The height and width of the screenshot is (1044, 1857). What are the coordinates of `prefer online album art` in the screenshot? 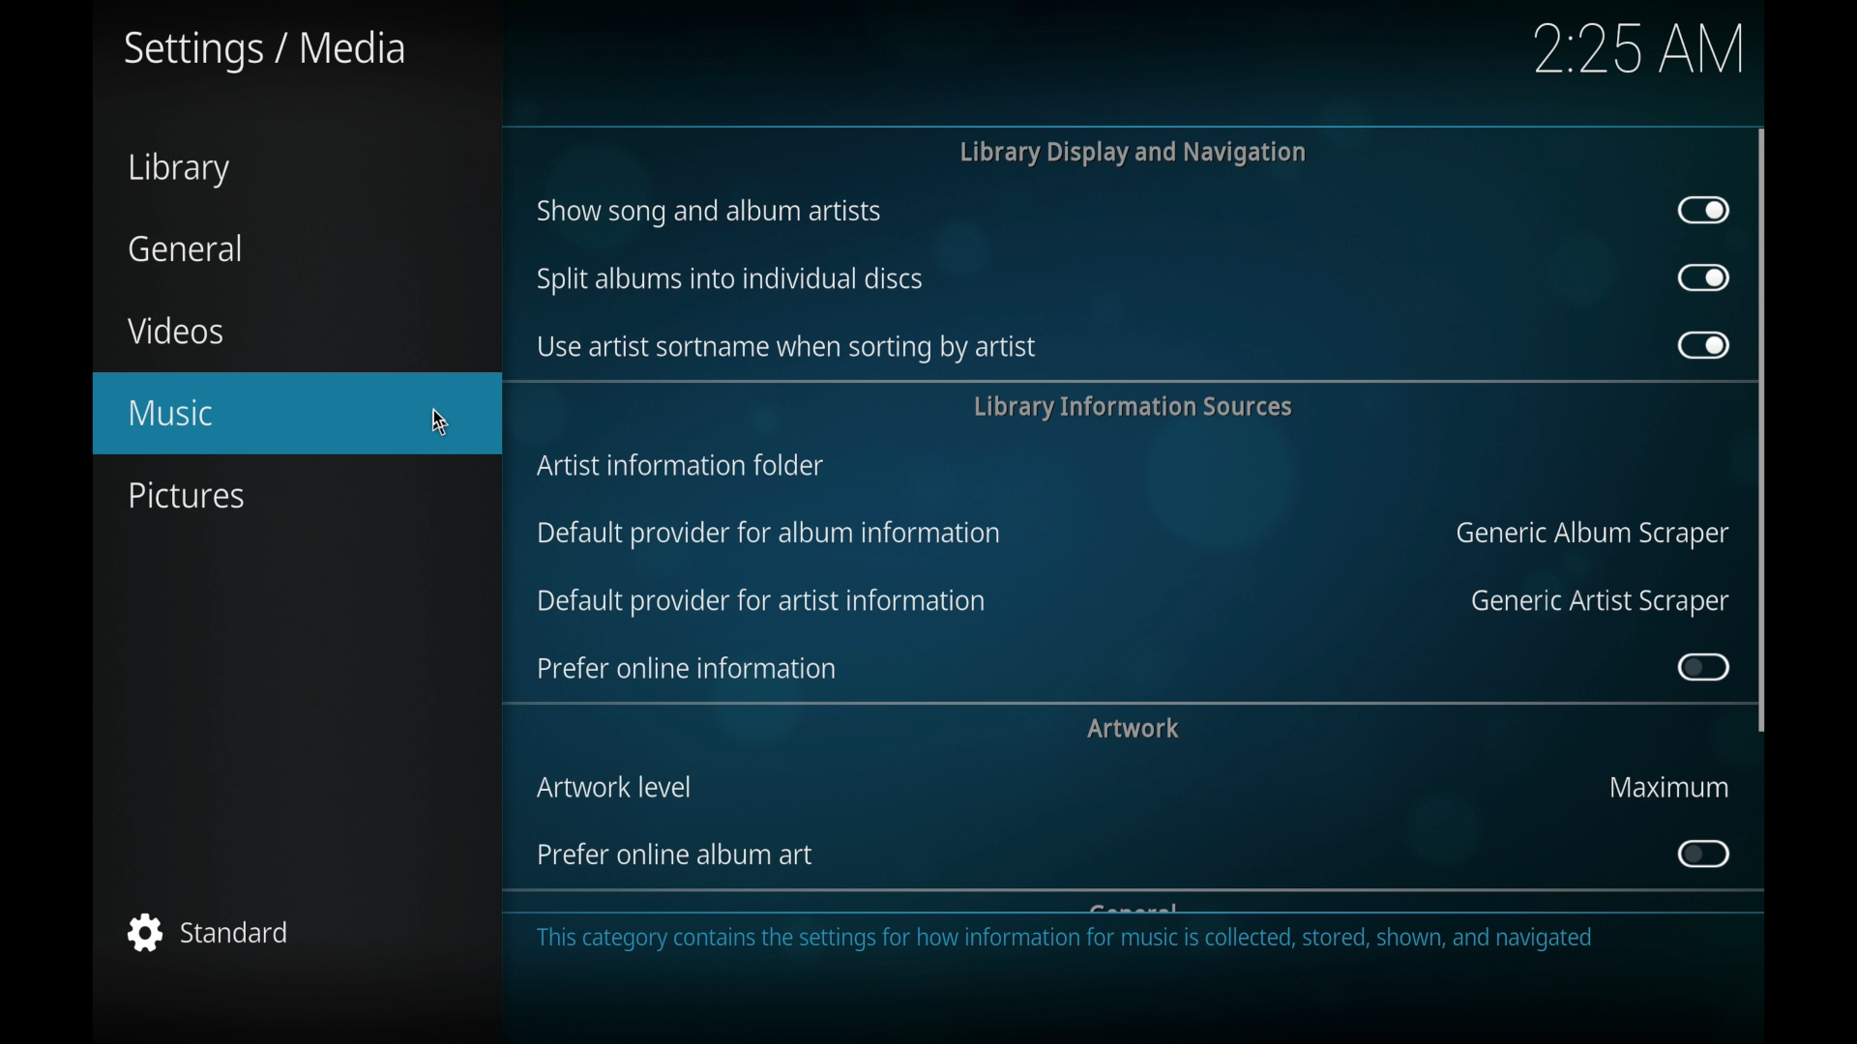 It's located at (673, 855).